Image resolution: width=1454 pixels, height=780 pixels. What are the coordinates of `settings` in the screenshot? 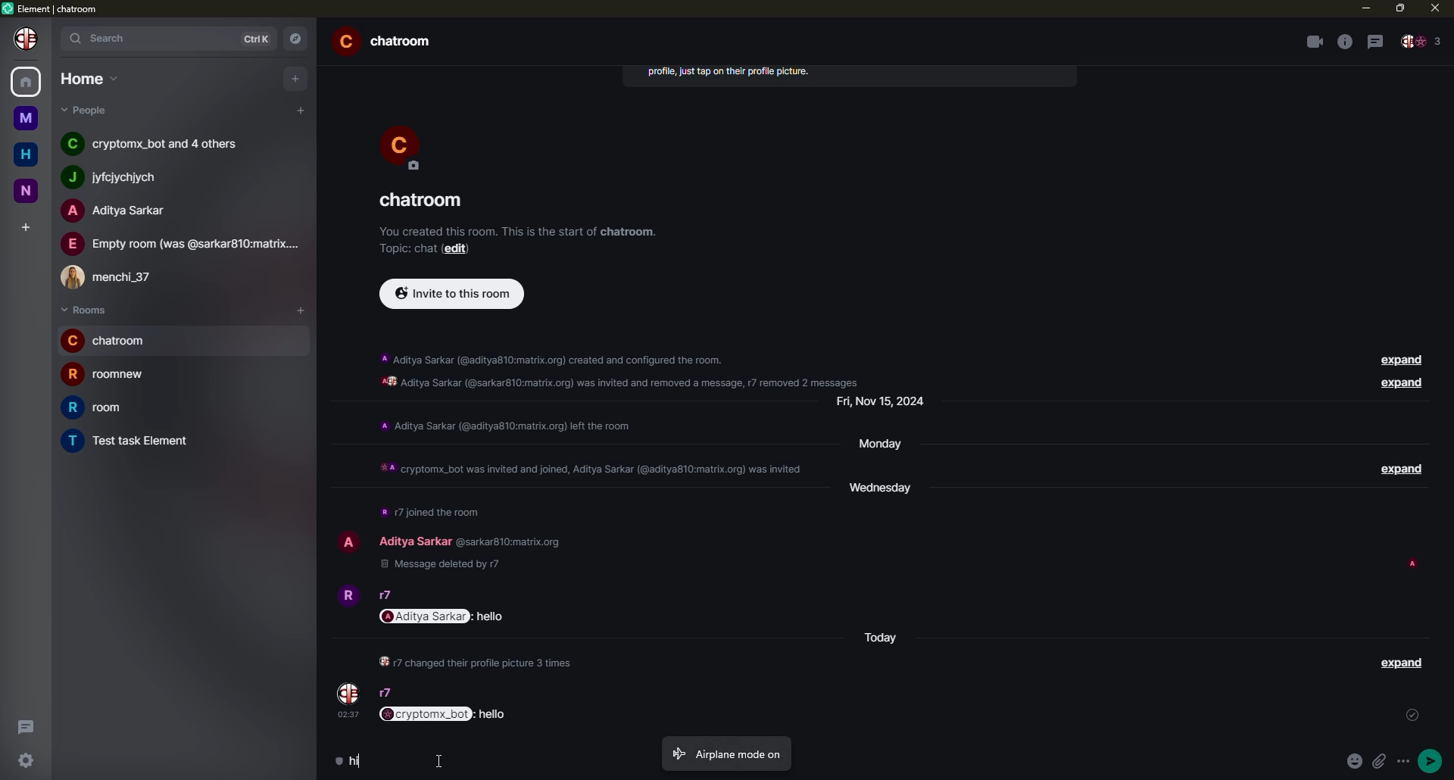 It's located at (23, 762).